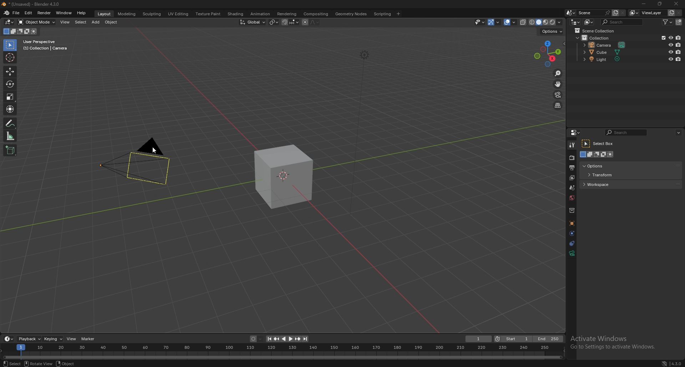  I want to click on seek, so click(283, 352).